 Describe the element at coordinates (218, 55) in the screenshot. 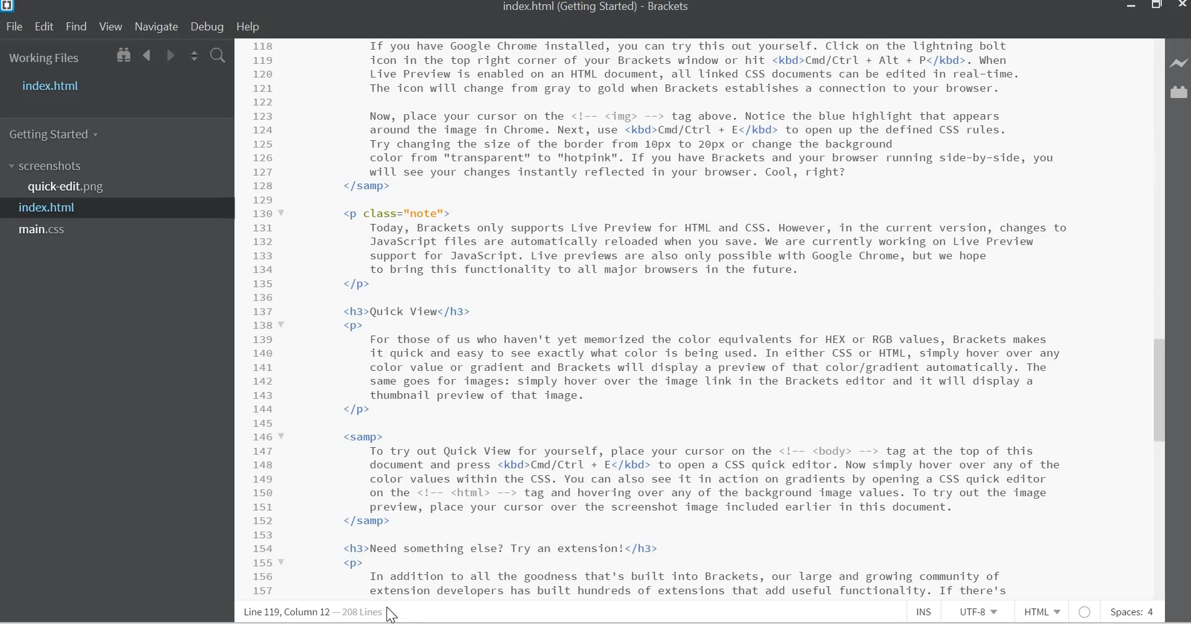

I see `Find in Files` at that location.